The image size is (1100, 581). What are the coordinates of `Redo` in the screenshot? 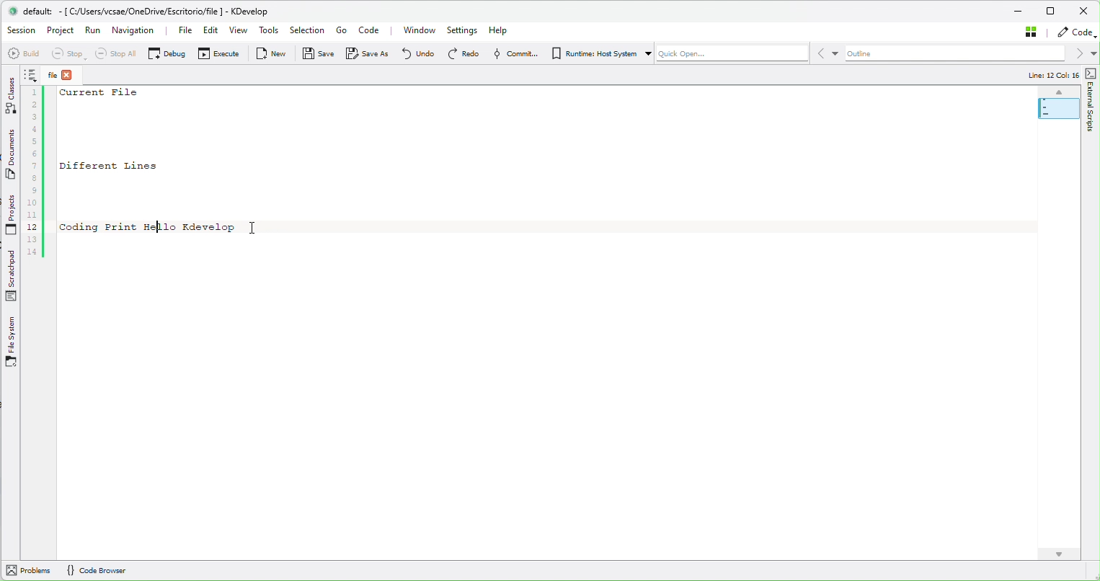 It's located at (458, 53).